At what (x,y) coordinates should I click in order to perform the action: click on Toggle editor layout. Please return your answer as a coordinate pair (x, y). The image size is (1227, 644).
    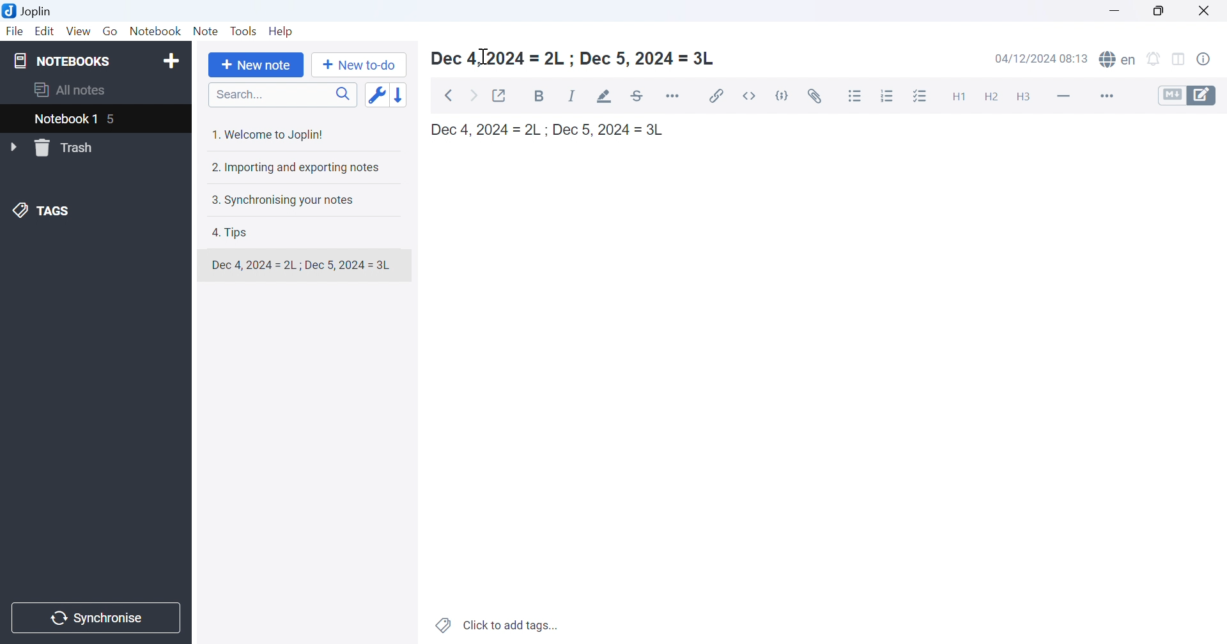
    Looking at the image, I should click on (1182, 59).